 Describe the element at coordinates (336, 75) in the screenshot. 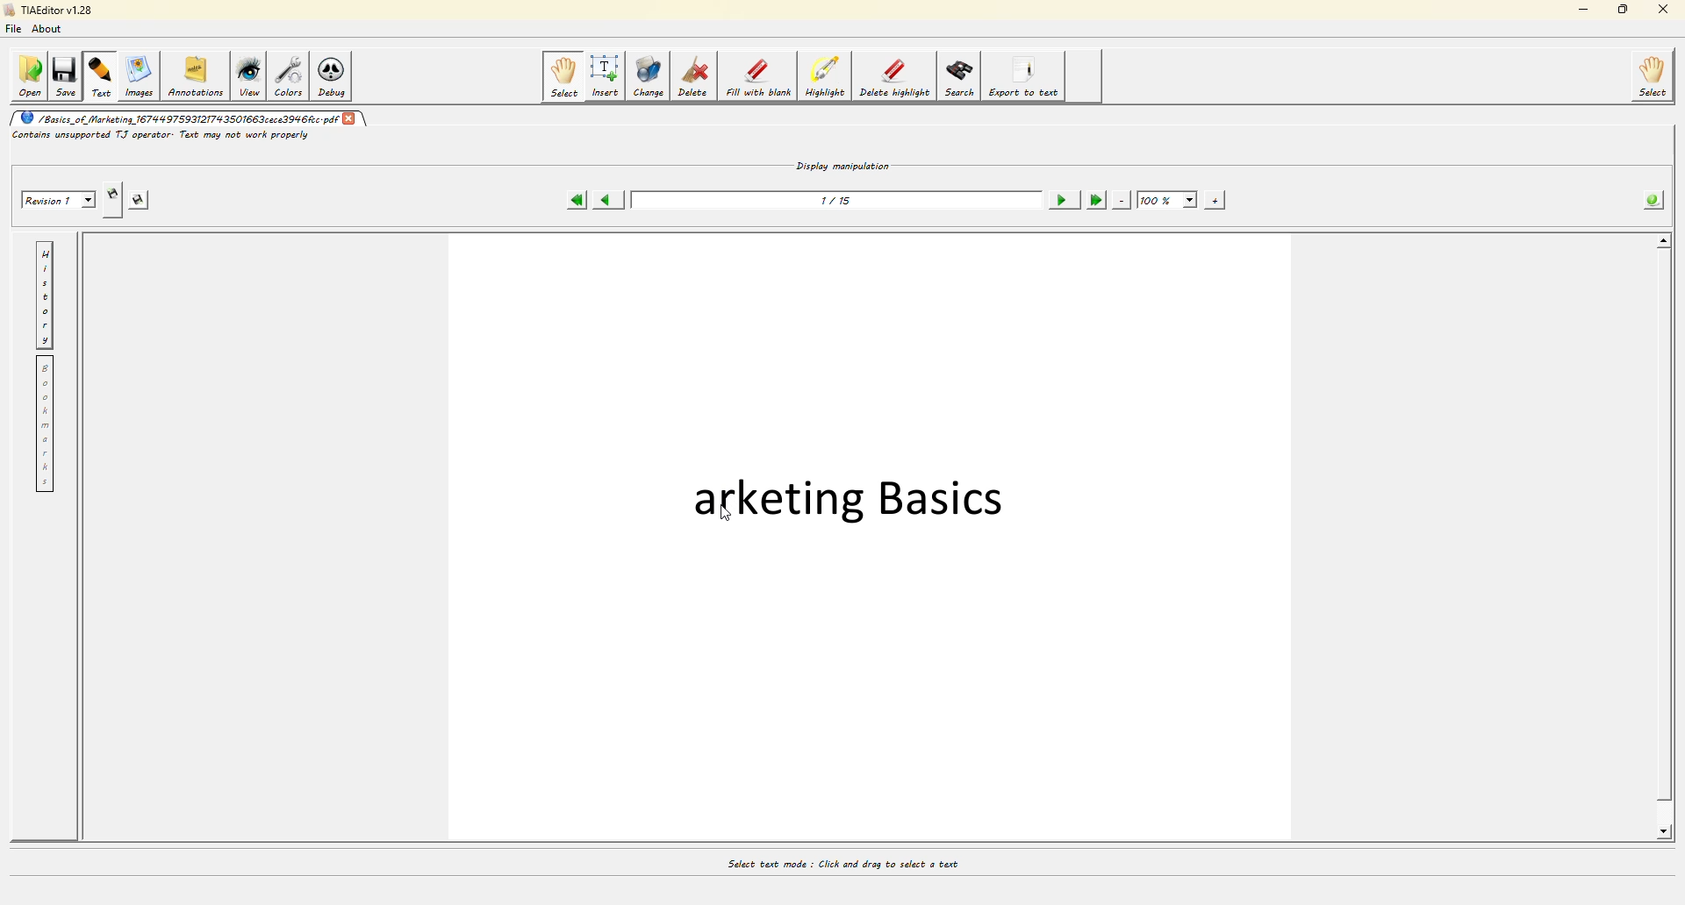

I see `debug` at that location.